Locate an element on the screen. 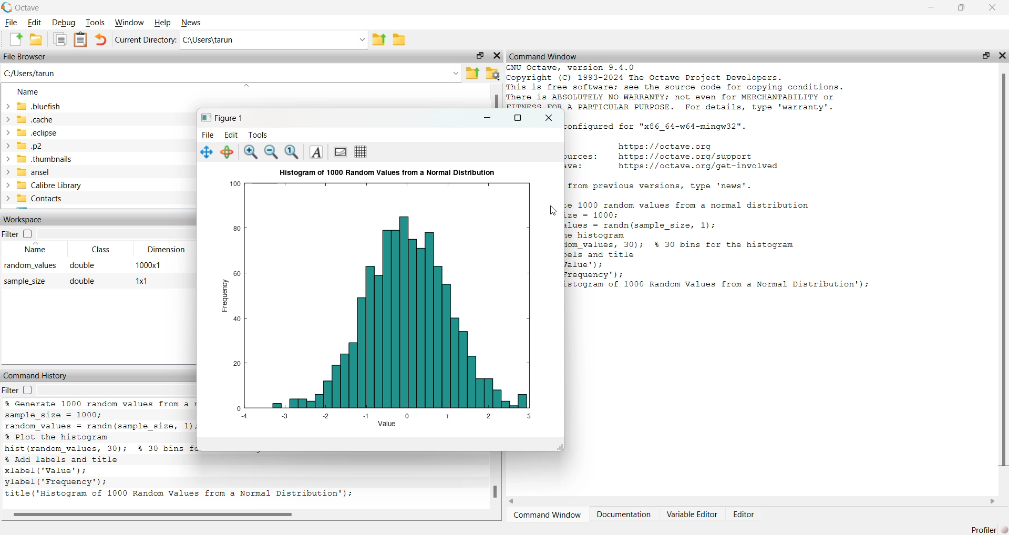 Image resolution: width=1009 pixels, height=535 pixels. https://octave.org is located at coordinates (668, 145).